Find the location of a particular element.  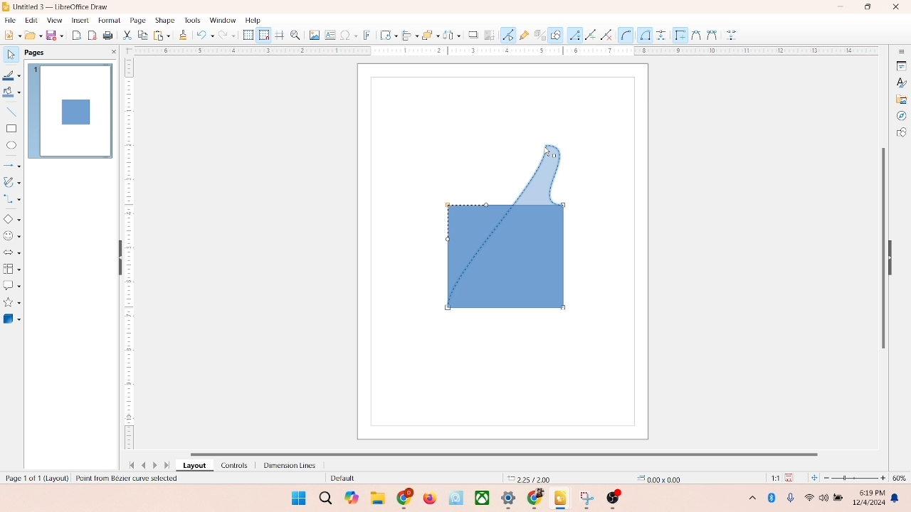

redo is located at coordinates (230, 36).